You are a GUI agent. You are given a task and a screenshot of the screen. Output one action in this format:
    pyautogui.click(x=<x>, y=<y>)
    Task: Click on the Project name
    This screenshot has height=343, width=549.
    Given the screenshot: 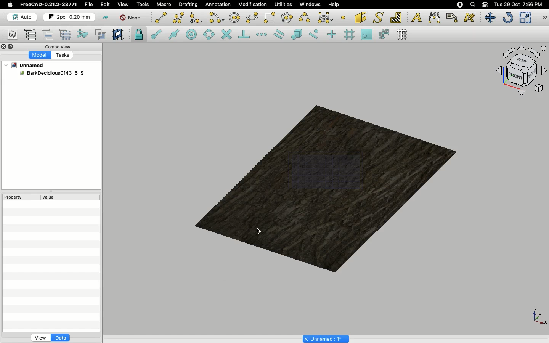 What is the action you would take?
    pyautogui.click(x=327, y=338)
    